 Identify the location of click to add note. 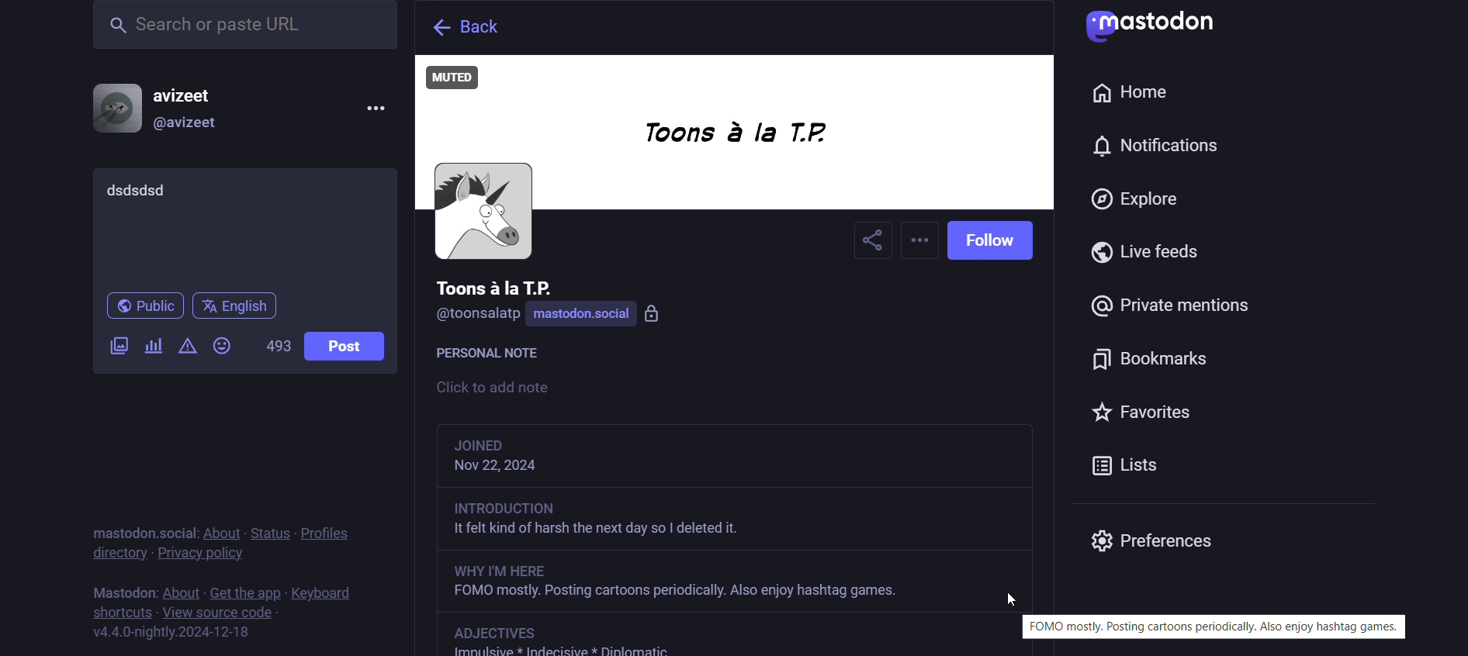
(532, 389).